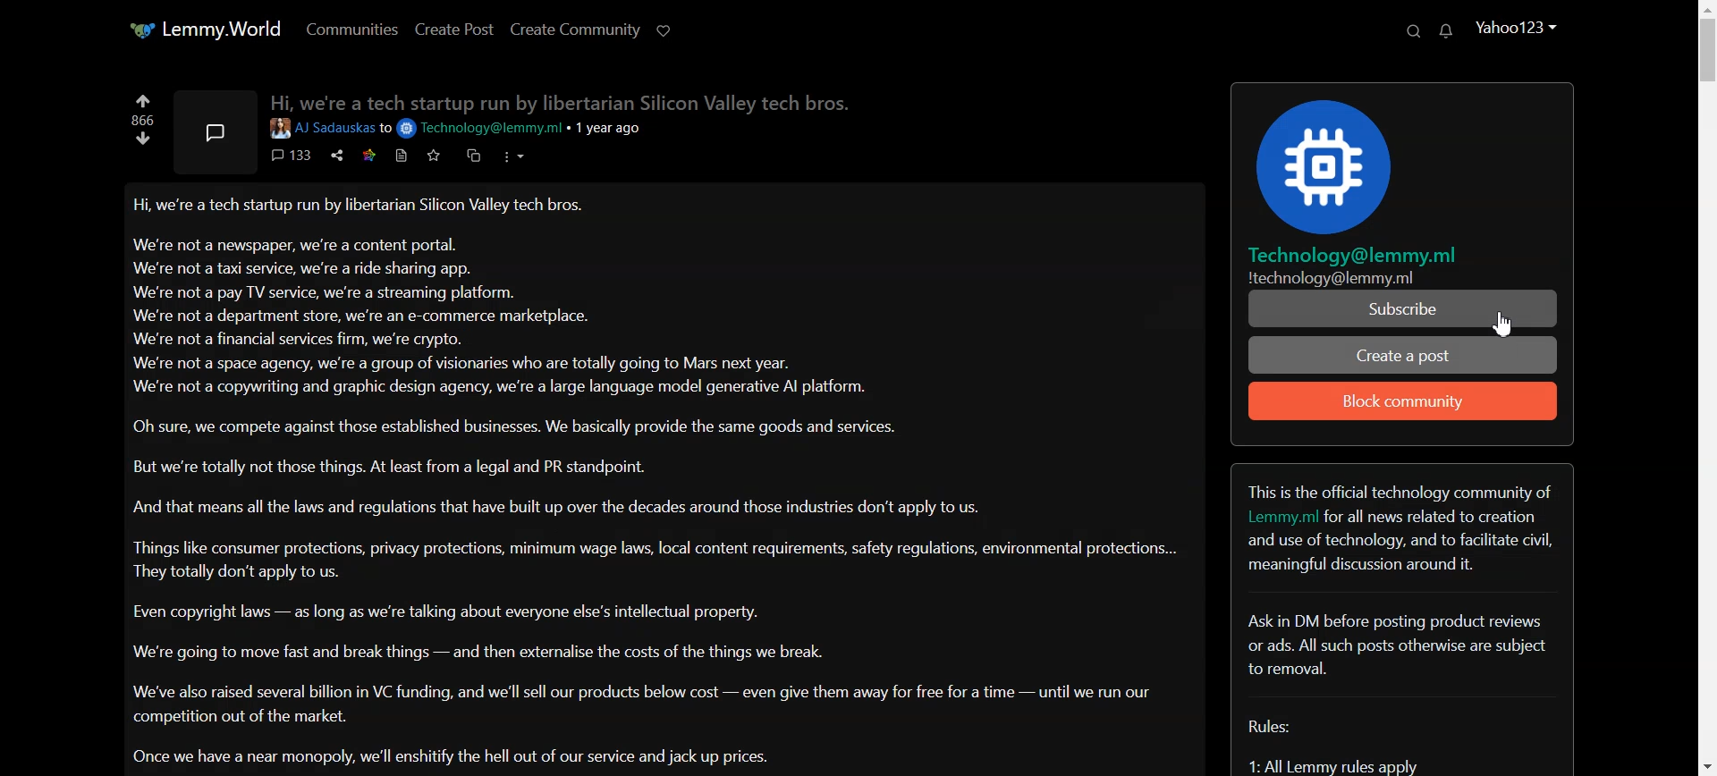 This screenshot has height=776, width=1717. I want to click on share, so click(338, 156).